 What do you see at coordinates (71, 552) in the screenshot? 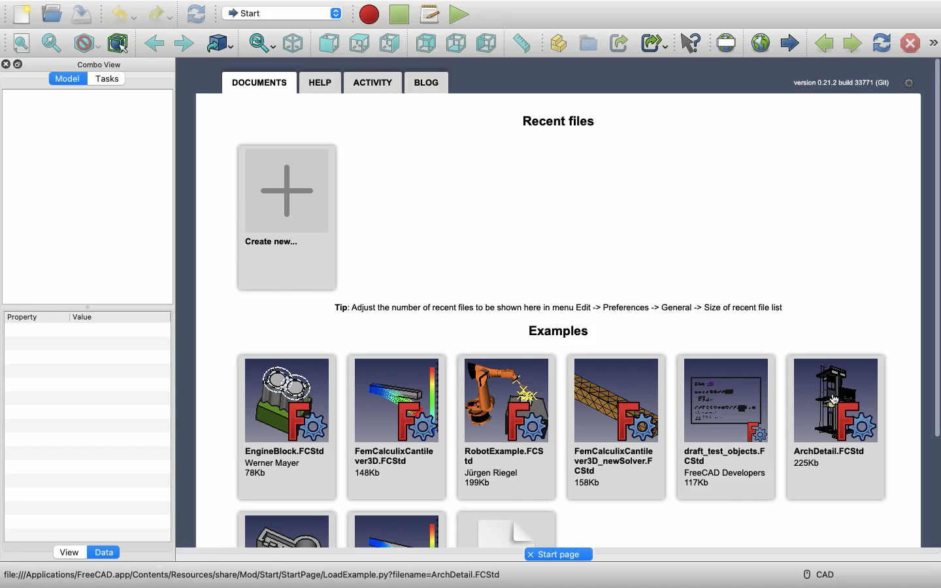
I see `View` at bounding box center [71, 552].